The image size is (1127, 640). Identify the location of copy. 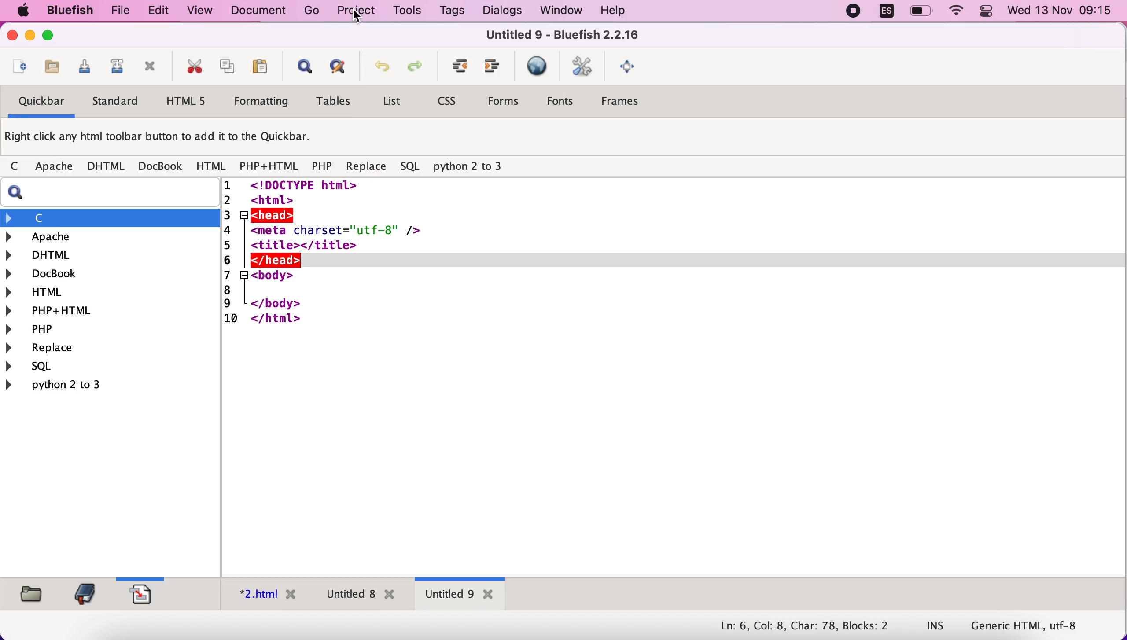
(225, 67).